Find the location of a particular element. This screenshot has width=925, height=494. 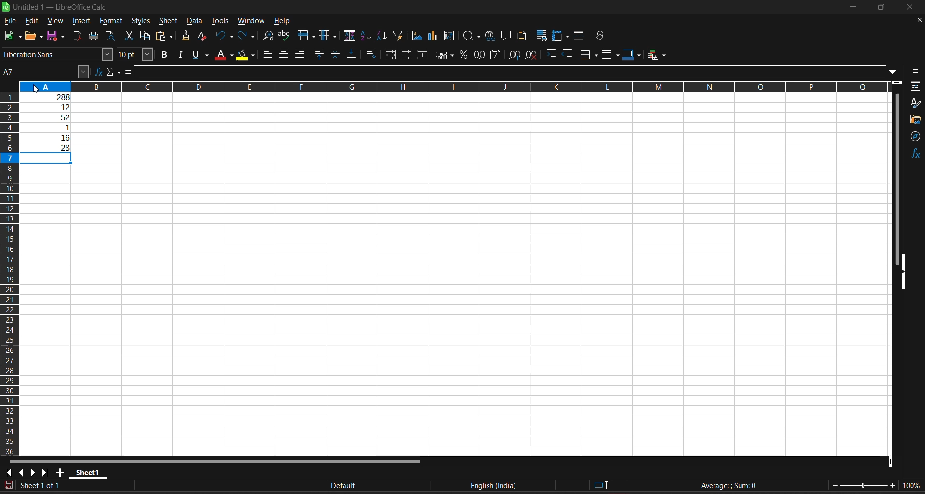

formula is located at coordinates (129, 71).